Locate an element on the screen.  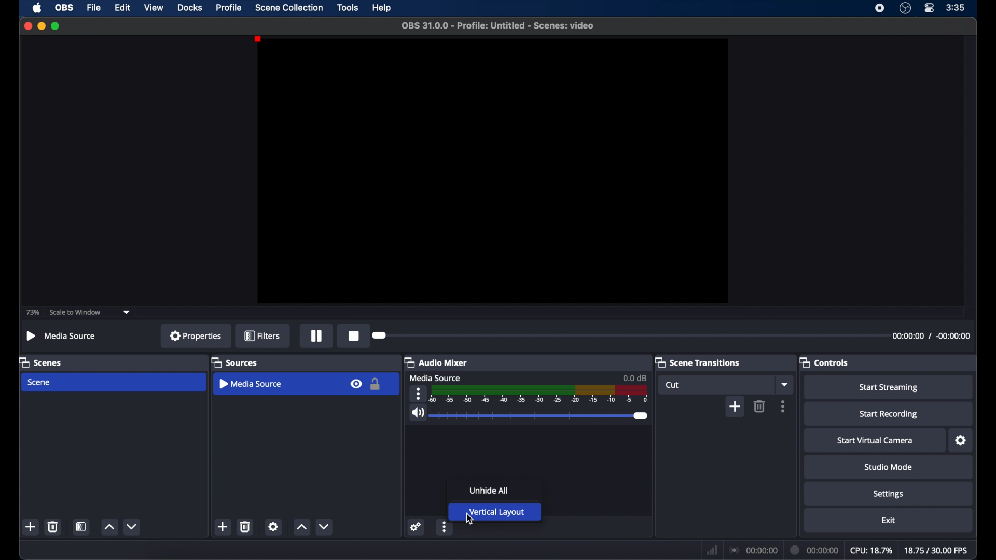
more options is located at coordinates (418, 394).